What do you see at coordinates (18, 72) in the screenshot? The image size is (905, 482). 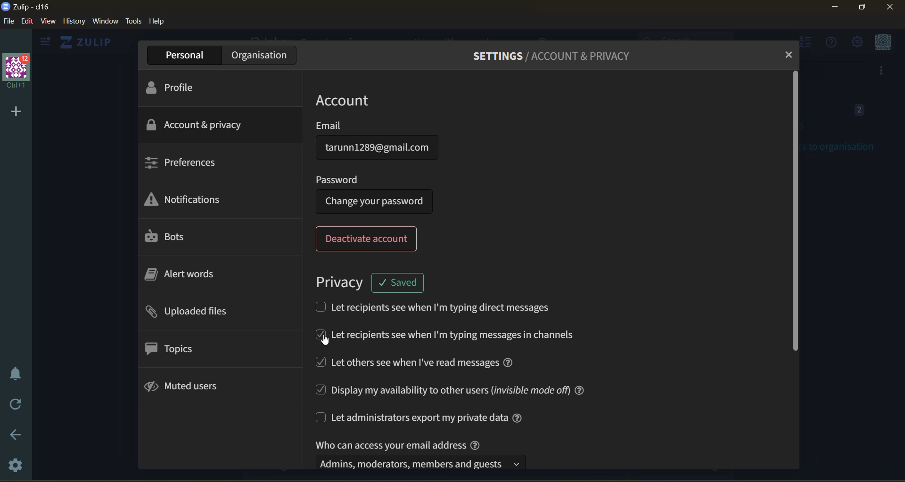 I see `organisation name and profile picture` at bounding box center [18, 72].